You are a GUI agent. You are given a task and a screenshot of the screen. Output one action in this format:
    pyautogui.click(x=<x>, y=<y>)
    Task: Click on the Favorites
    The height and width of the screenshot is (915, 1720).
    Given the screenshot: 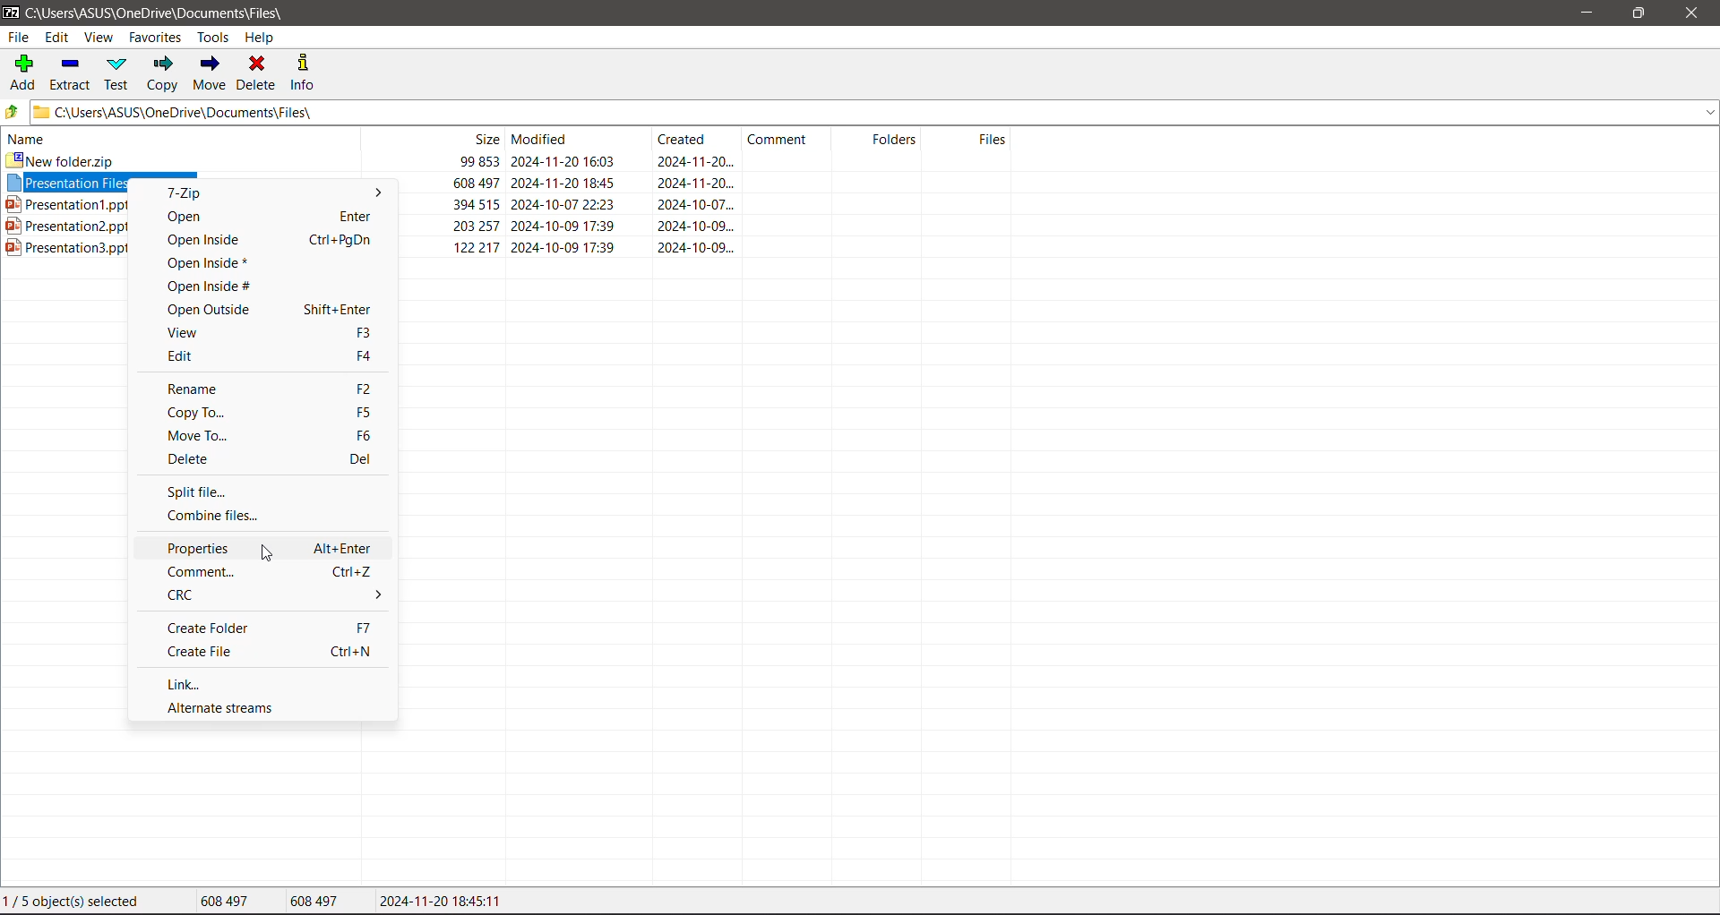 What is the action you would take?
    pyautogui.click(x=158, y=37)
    